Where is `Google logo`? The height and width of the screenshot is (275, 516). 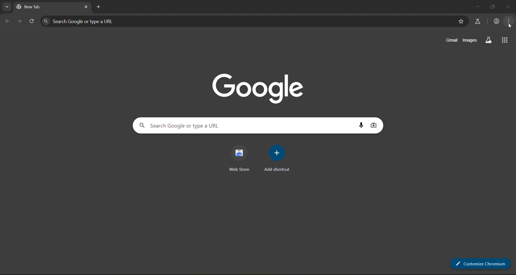
Google logo is located at coordinates (259, 86).